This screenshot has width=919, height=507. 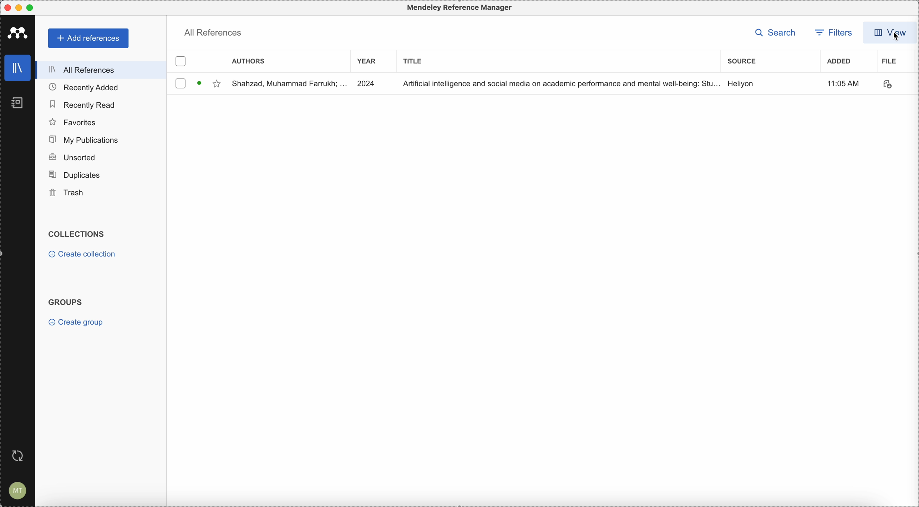 What do you see at coordinates (841, 63) in the screenshot?
I see `added` at bounding box center [841, 63].